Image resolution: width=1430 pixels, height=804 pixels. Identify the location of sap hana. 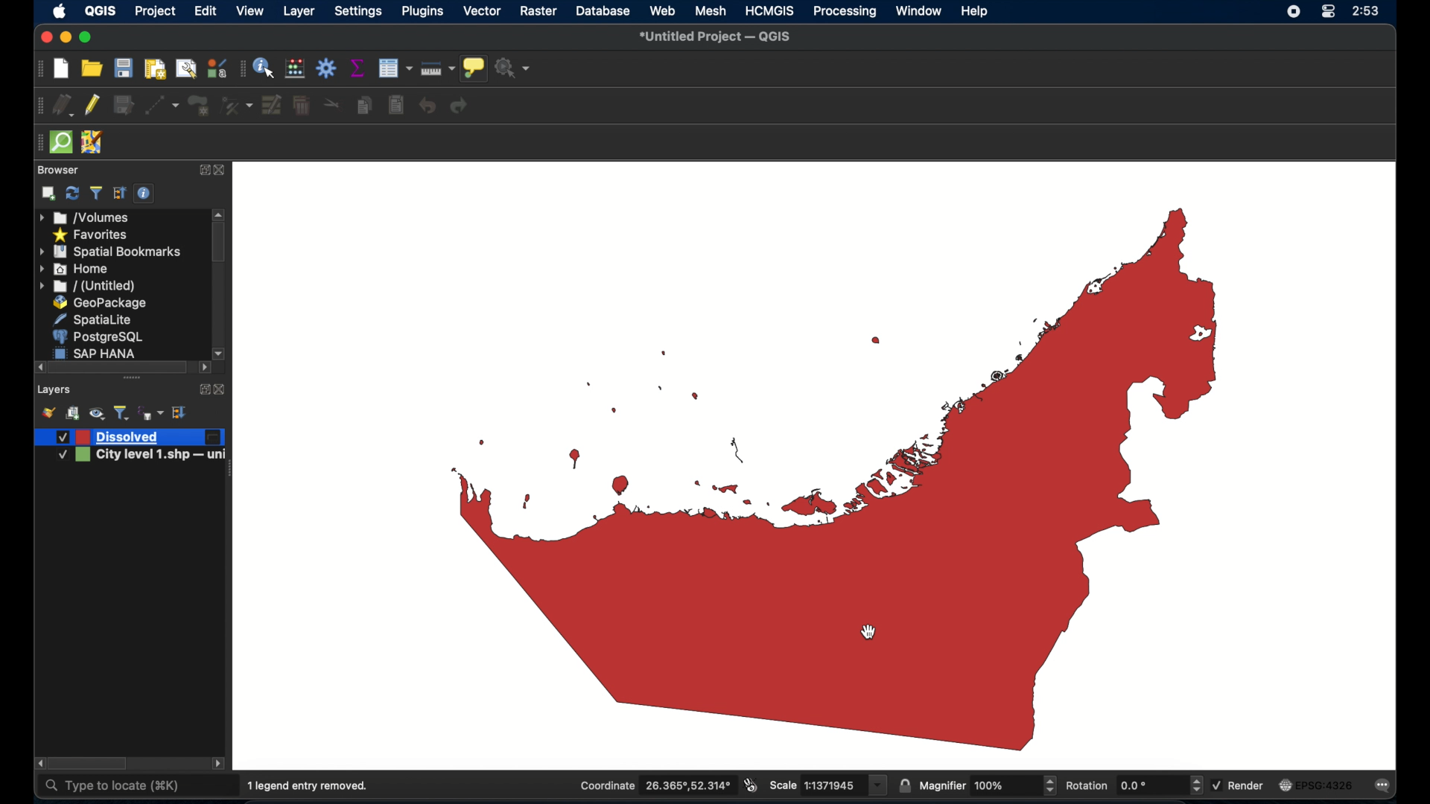
(98, 352).